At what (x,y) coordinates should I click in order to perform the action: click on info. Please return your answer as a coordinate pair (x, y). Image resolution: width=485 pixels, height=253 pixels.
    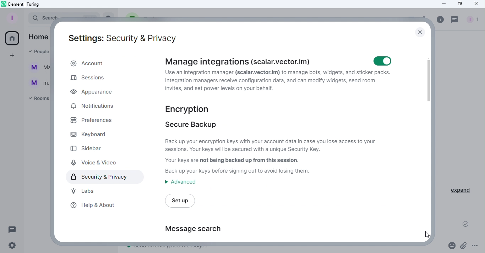
    Looking at the image, I should click on (438, 19).